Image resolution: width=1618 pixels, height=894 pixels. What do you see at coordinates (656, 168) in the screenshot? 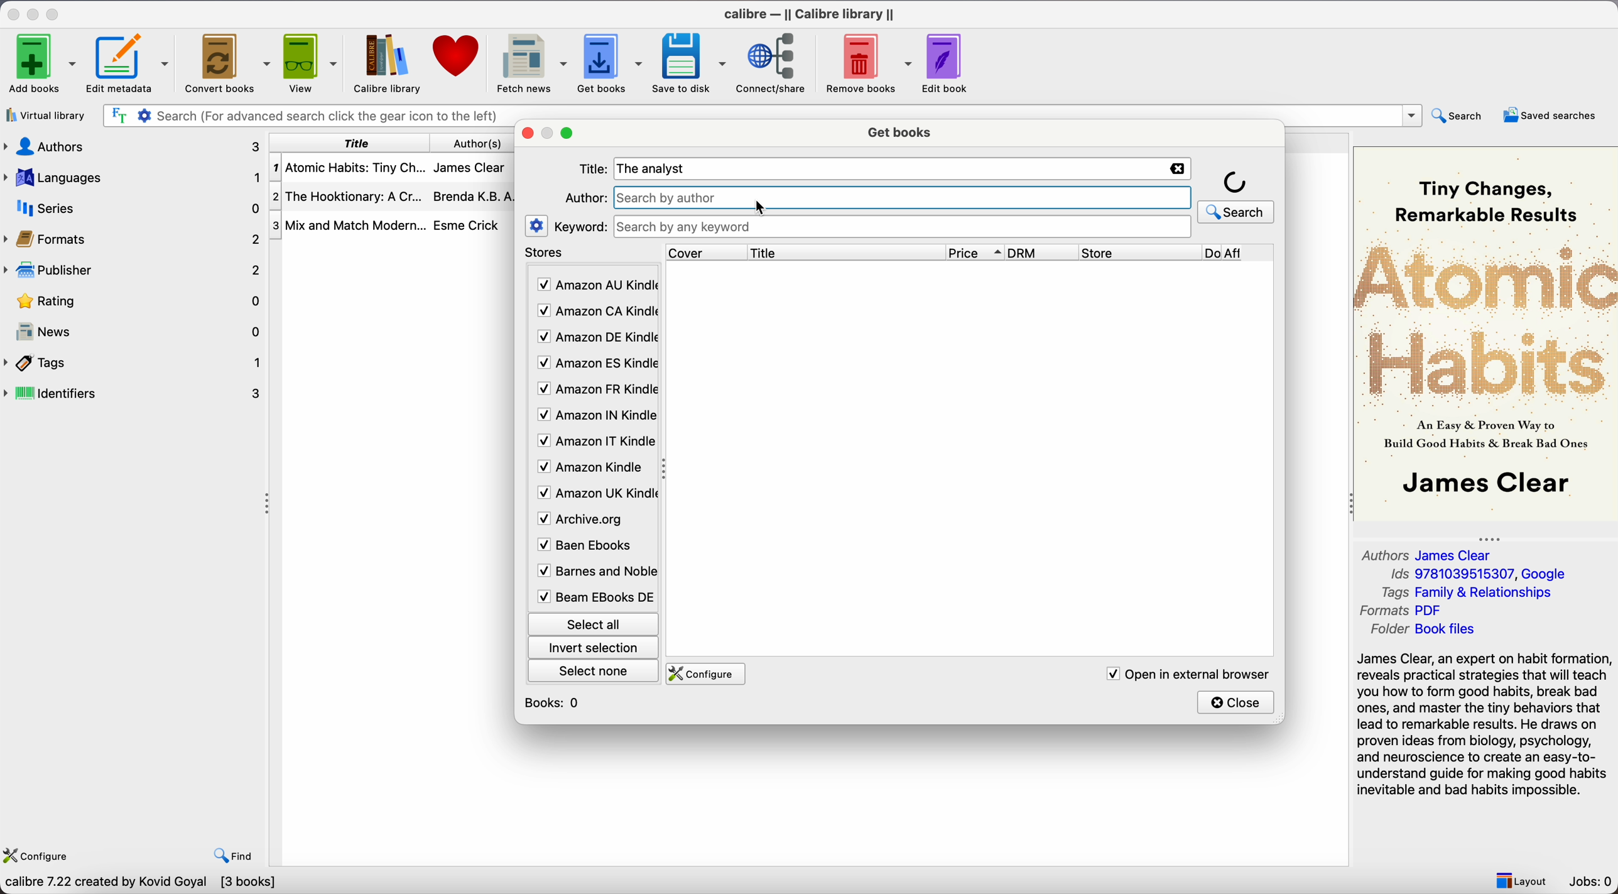
I see `The analyst` at bounding box center [656, 168].